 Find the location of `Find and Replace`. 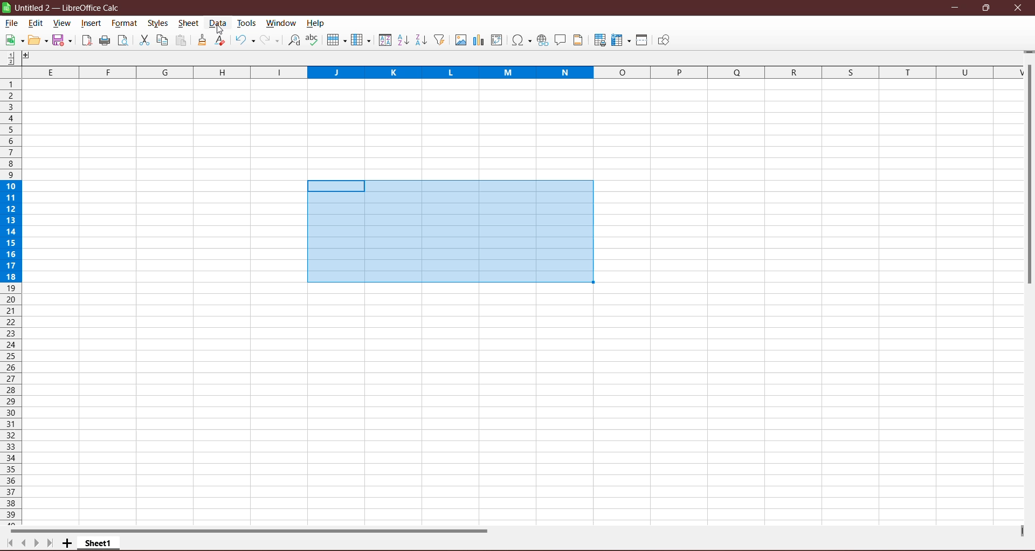

Find and Replace is located at coordinates (294, 40).